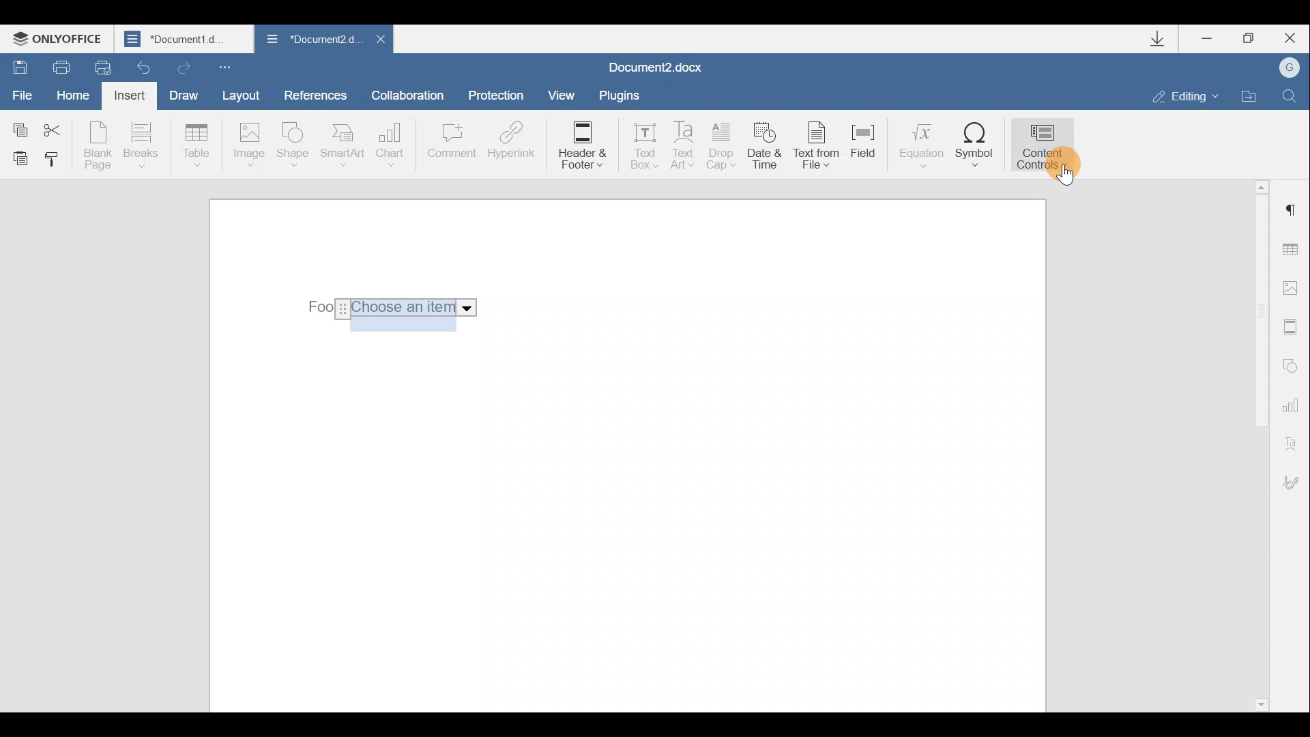  What do you see at coordinates (975, 144) in the screenshot?
I see `Symbol` at bounding box center [975, 144].